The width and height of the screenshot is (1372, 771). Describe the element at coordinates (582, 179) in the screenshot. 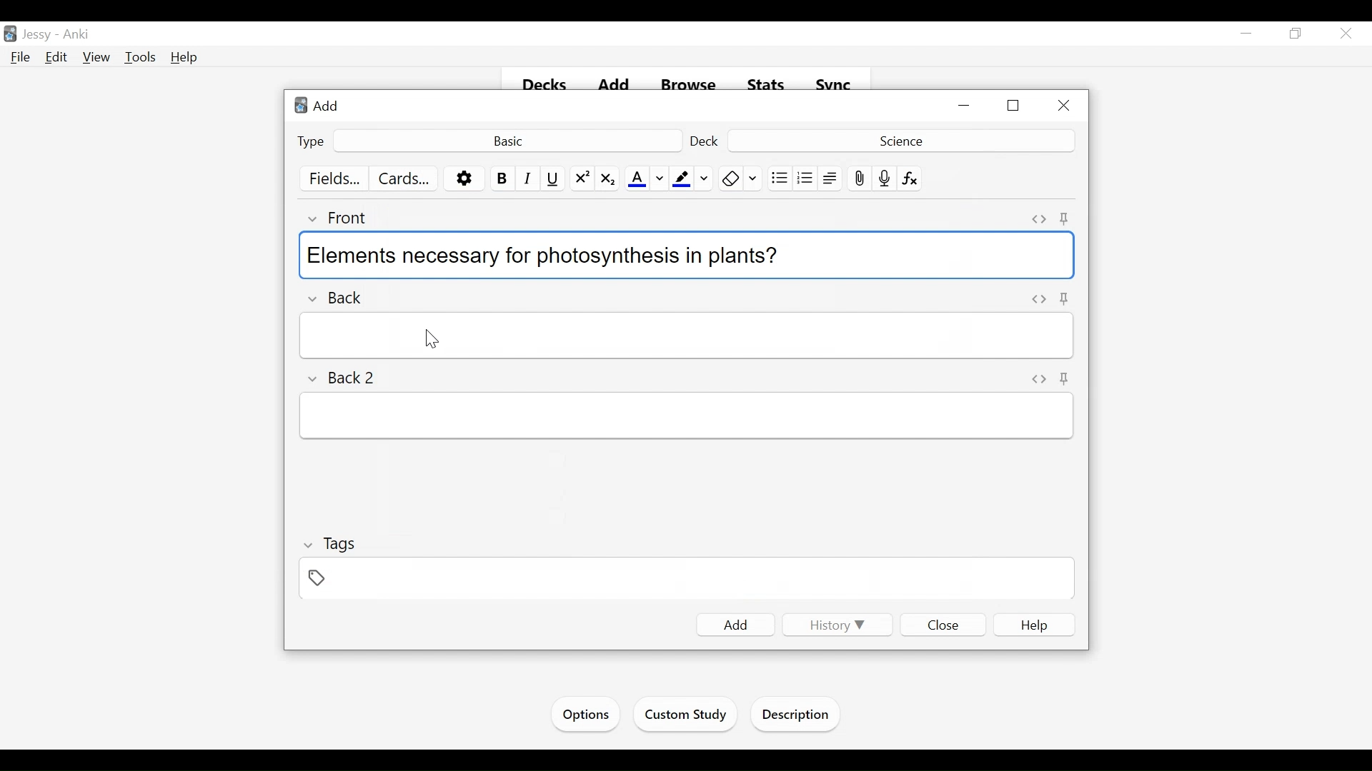

I see `Superscript` at that location.